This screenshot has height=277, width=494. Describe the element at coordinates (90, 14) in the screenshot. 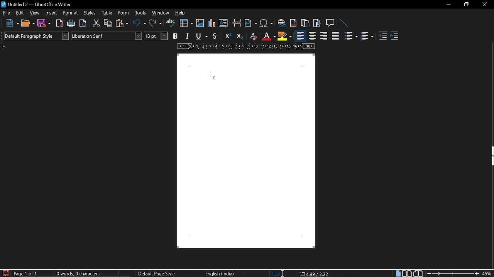

I see `styles` at that location.